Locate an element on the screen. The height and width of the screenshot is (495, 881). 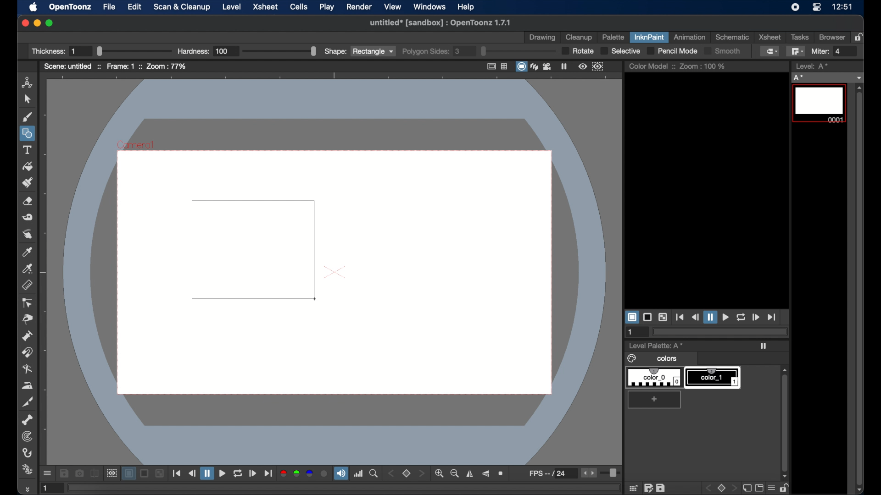
fps is located at coordinates (552, 473).